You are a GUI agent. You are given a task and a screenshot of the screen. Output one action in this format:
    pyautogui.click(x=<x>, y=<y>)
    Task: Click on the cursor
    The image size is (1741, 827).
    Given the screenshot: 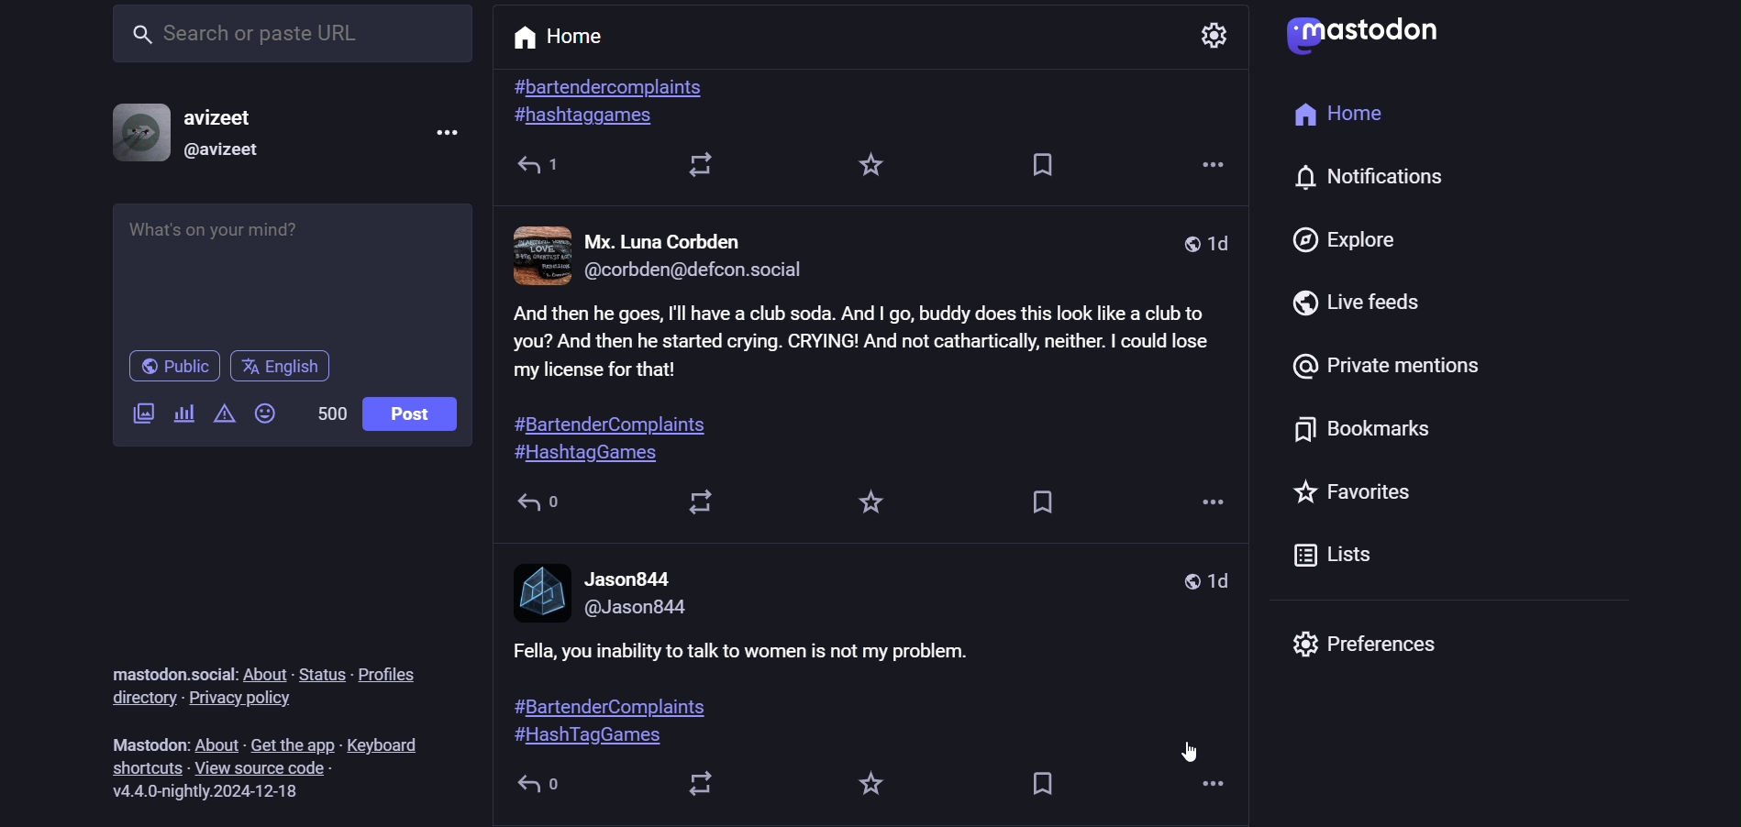 What is the action you would take?
    pyautogui.click(x=1187, y=754)
    